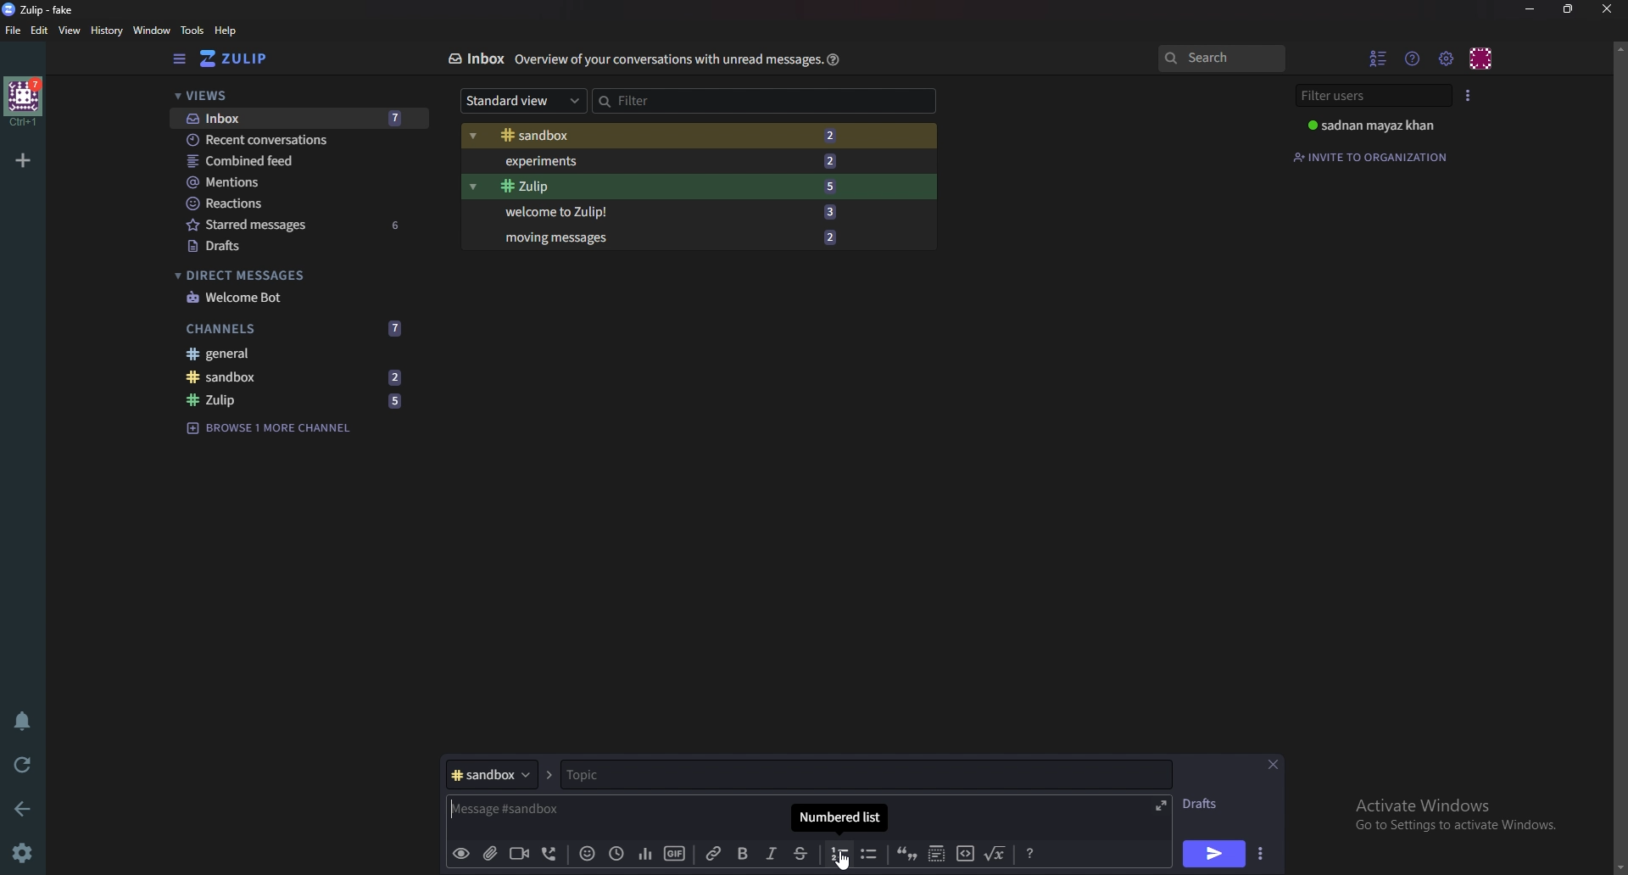 The width and height of the screenshot is (1628, 875). What do you see at coordinates (1379, 58) in the screenshot?
I see `hide User list` at bounding box center [1379, 58].